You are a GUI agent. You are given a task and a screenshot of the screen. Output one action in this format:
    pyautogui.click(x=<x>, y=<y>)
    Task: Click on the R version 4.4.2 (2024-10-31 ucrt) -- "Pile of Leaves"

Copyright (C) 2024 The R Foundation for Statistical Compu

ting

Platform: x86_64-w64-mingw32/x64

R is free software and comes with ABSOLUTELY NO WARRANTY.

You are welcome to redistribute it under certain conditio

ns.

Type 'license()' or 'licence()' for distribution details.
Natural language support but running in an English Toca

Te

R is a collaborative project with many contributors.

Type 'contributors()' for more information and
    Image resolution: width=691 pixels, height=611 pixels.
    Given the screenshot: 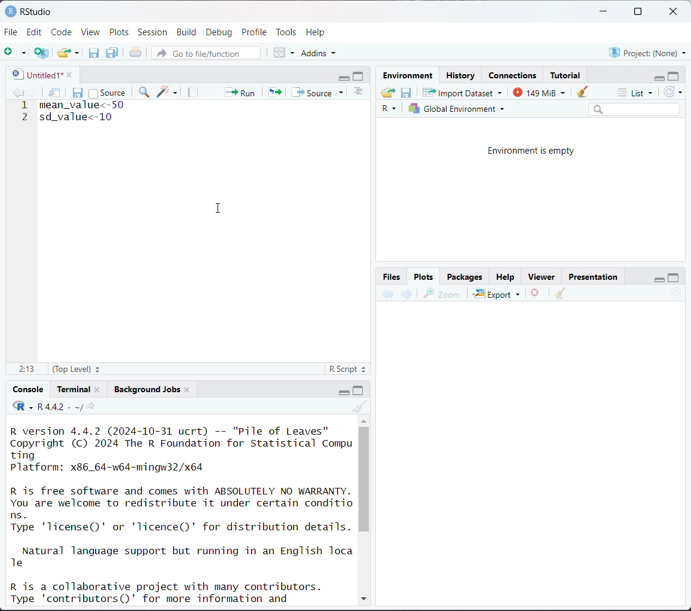 What is the action you would take?
    pyautogui.click(x=182, y=514)
    